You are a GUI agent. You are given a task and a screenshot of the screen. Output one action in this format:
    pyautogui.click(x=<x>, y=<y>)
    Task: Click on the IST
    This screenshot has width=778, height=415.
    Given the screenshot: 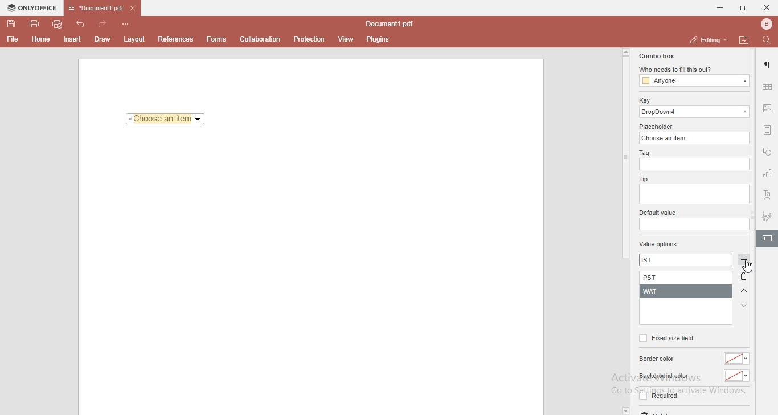 What is the action you would take?
    pyautogui.click(x=650, y=259)
    